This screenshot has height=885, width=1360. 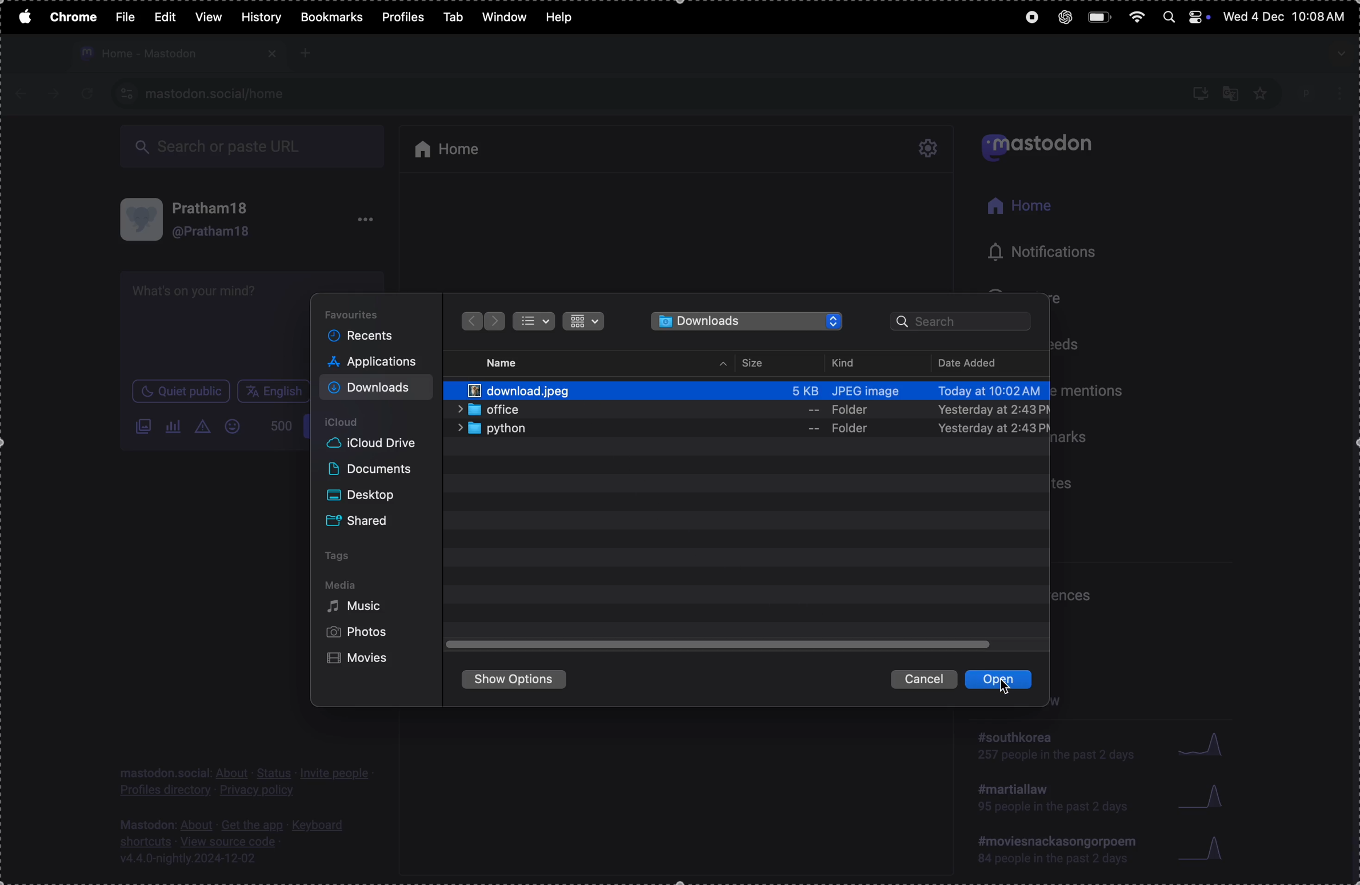 What do you see at coordinates (236, 841) in the screenshot?
I see `source code description` at bounding box center [236, 841].